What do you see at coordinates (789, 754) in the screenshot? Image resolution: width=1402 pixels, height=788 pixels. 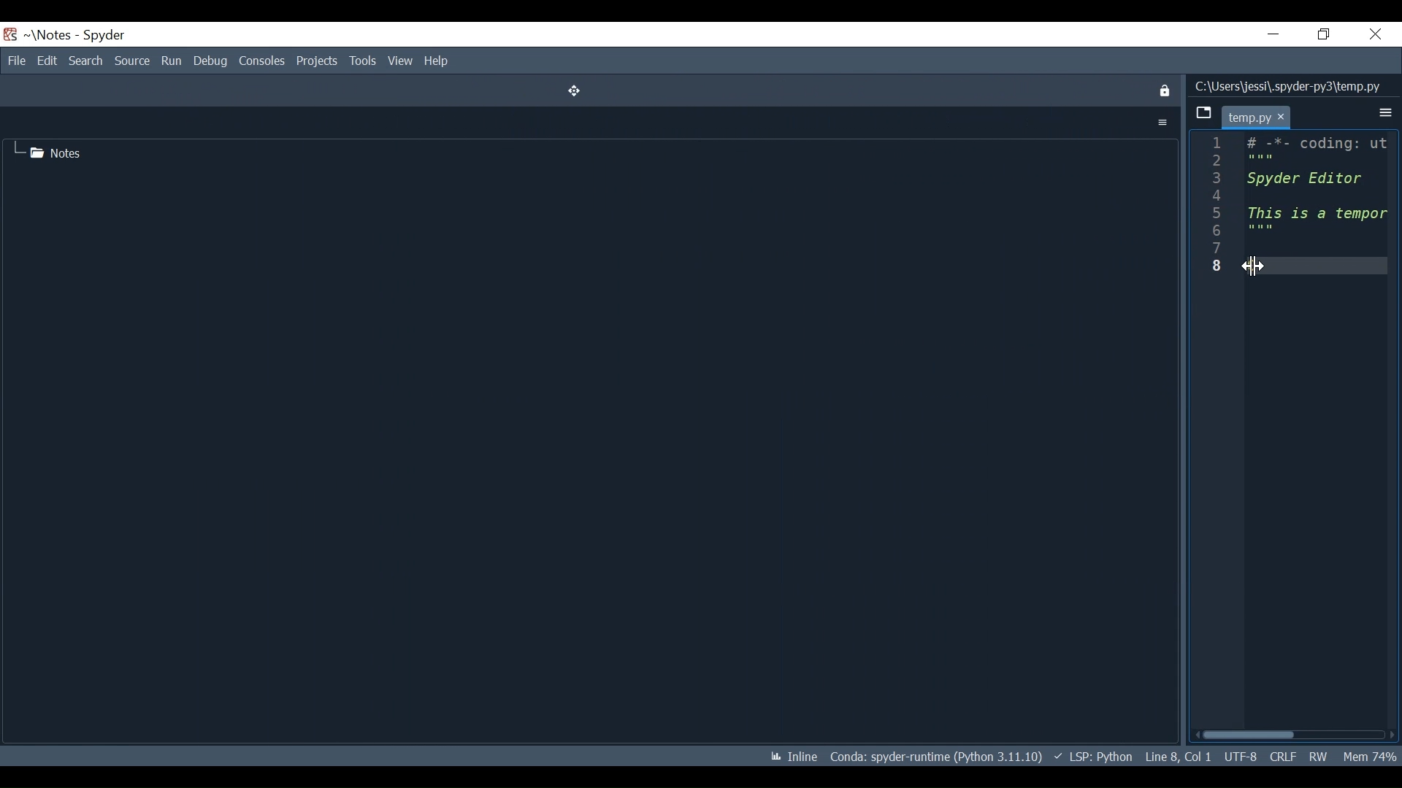 I see `Inline` at bounding box center [789, 754].